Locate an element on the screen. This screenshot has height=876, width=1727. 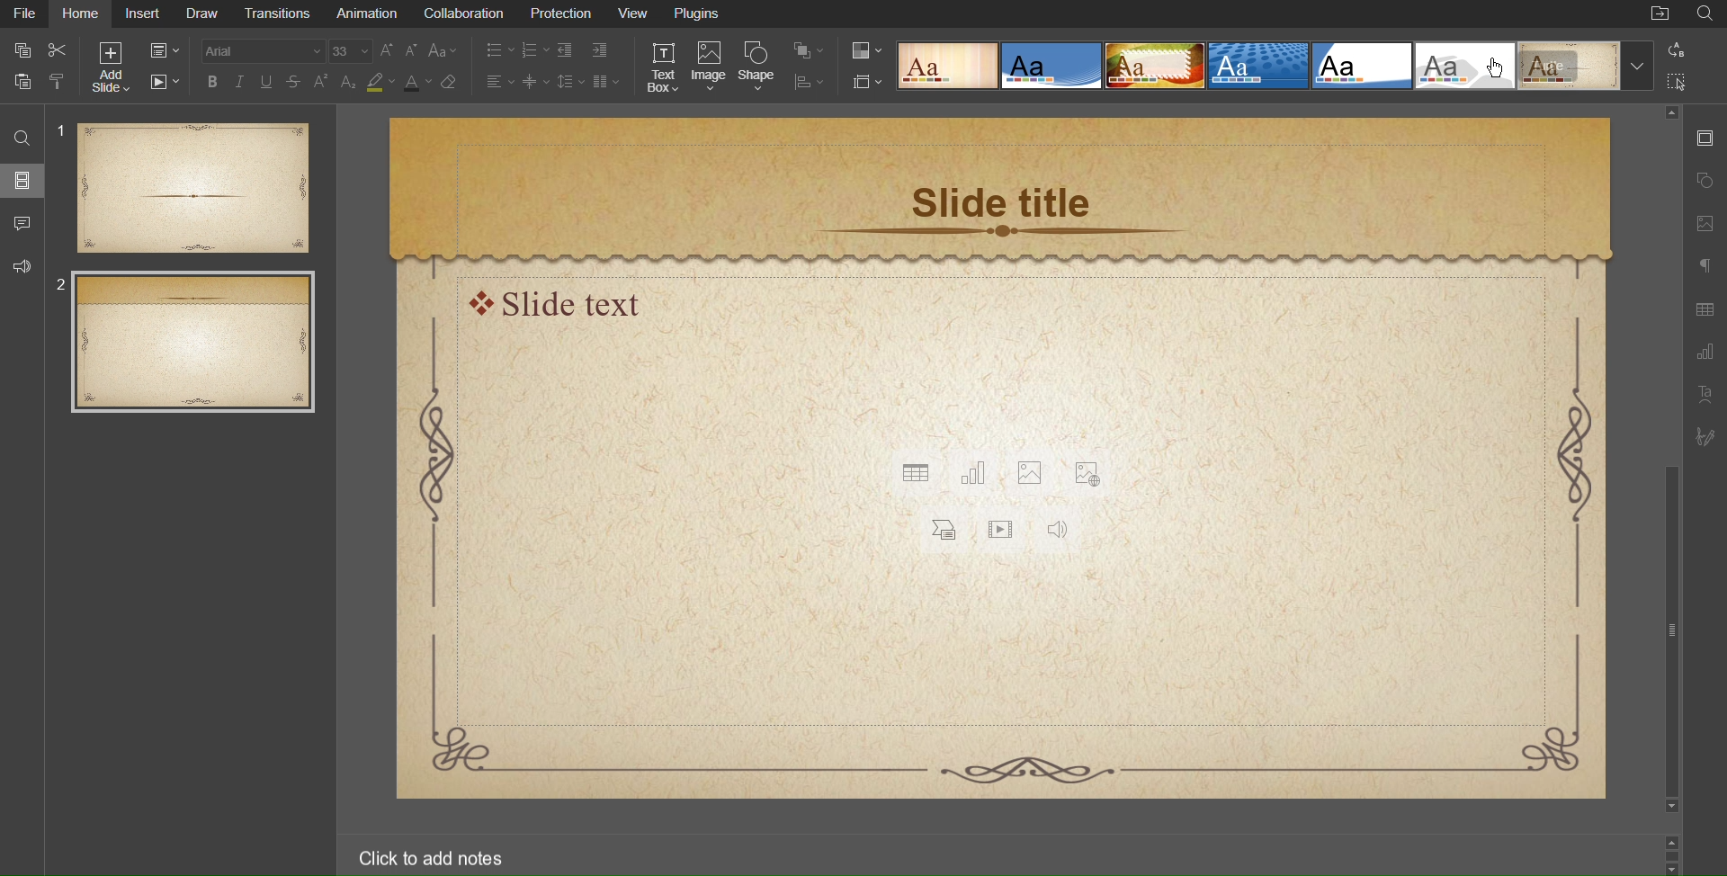
Table Settings is located at coordinates (1704, 310).